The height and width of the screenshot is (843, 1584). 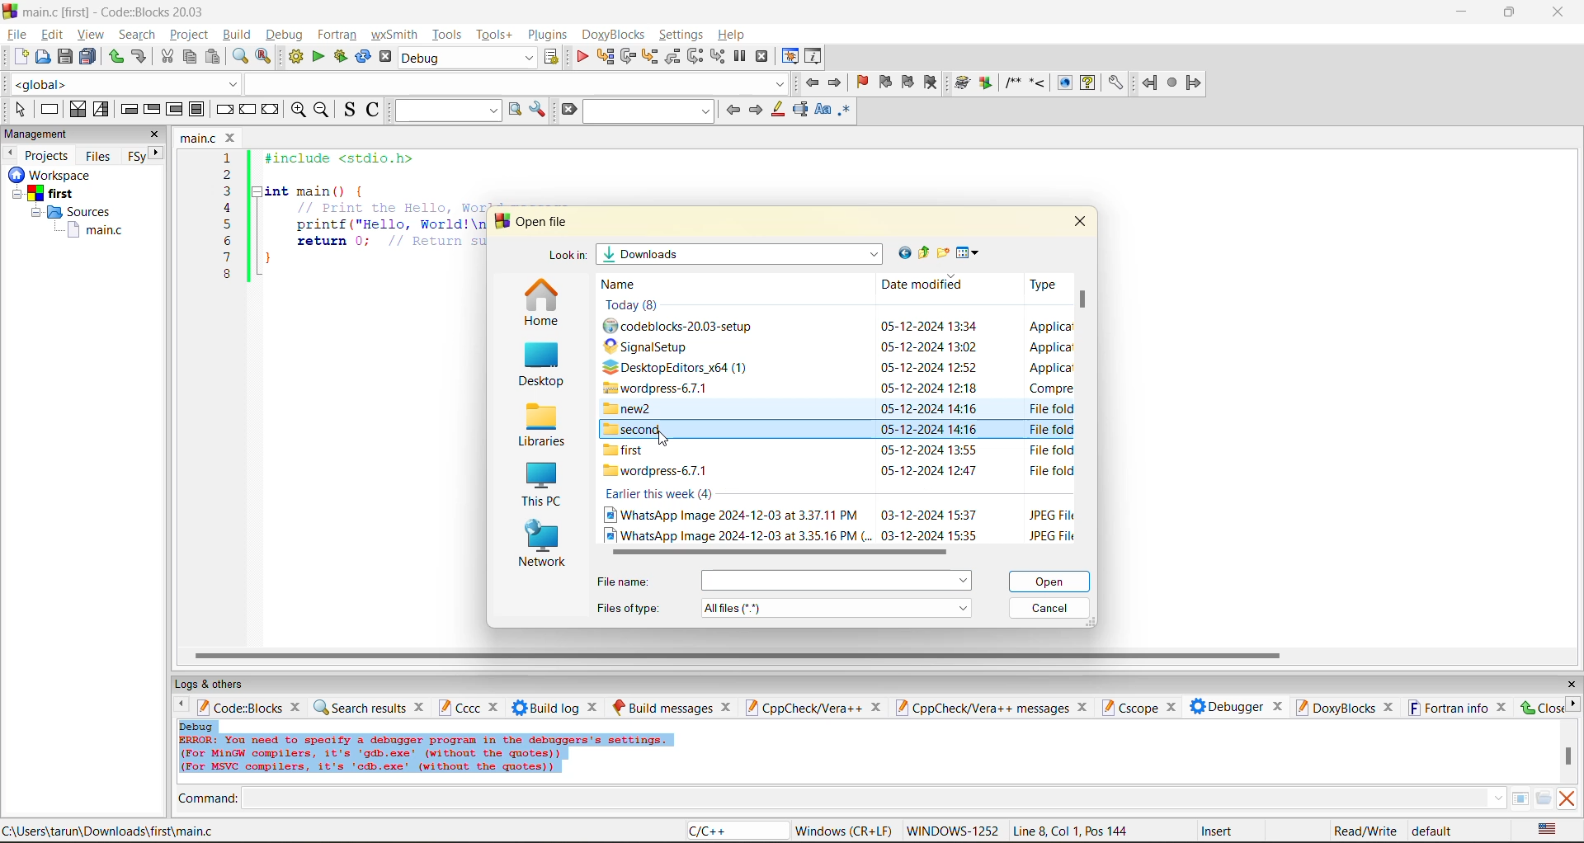 What do you see at coordinates (717, 57) in the screenshot?
I see `step into instruction` at bounding box center [717, 57].